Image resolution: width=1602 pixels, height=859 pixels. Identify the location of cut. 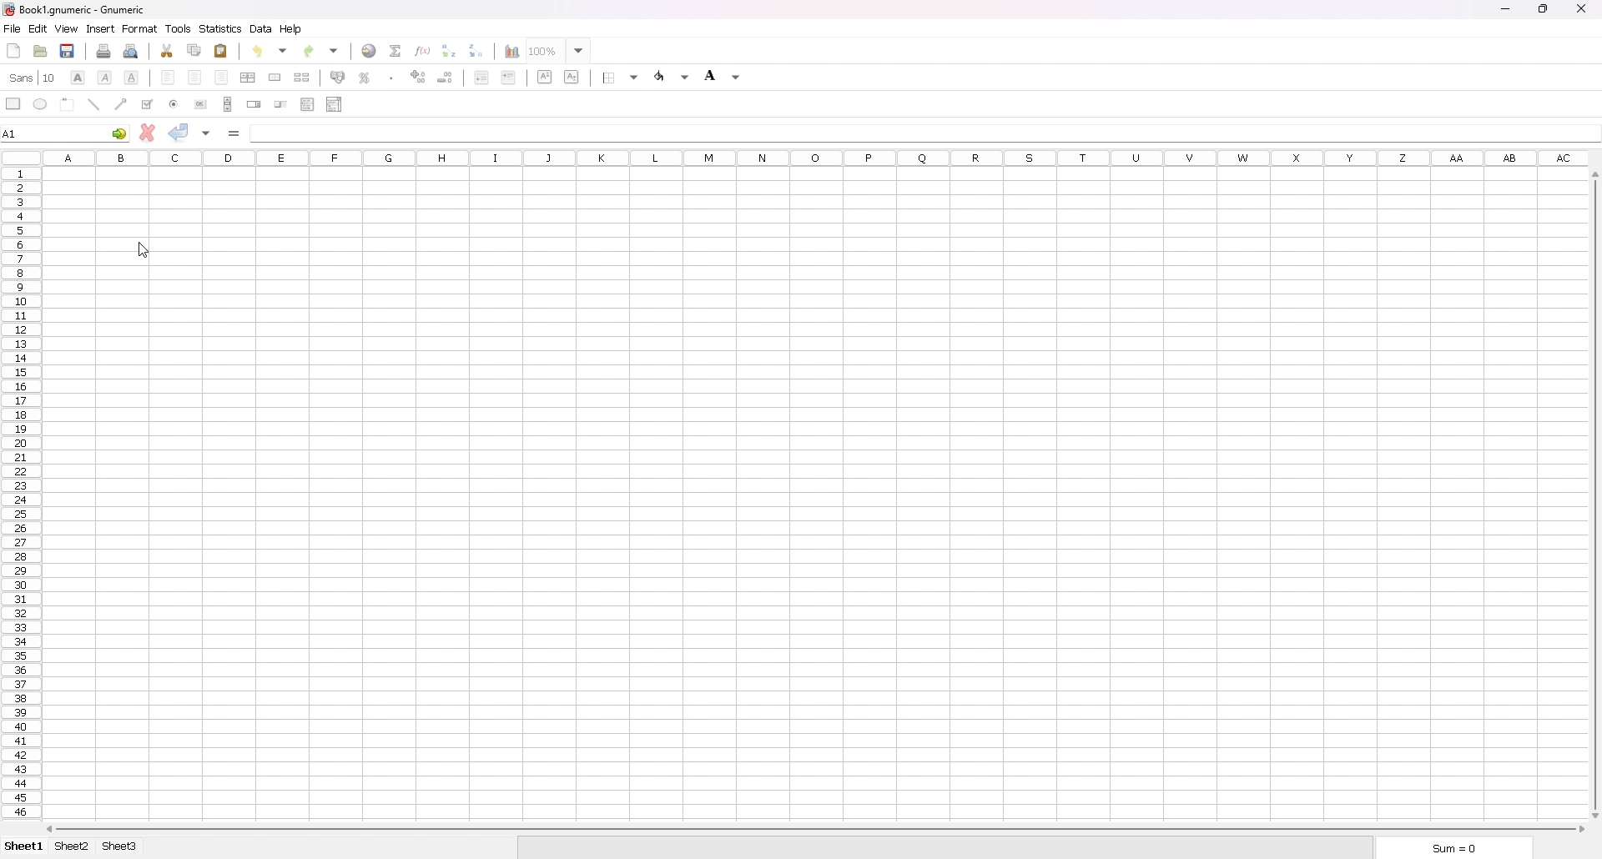
(168, 51).